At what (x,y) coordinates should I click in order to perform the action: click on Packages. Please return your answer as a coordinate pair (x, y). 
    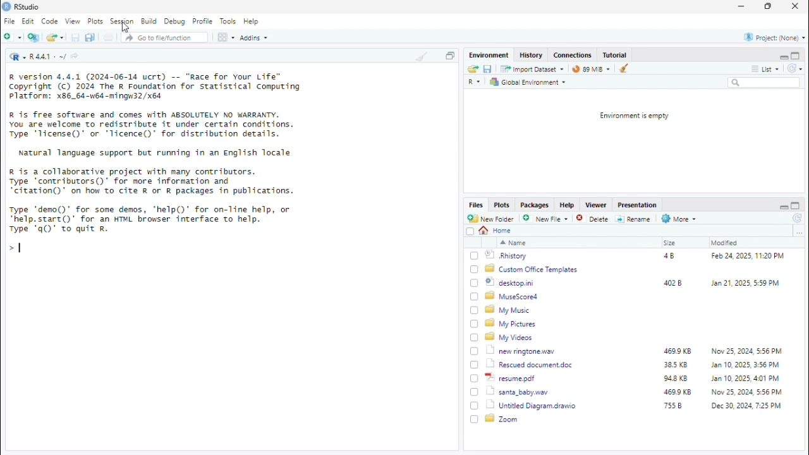
    Looking at the image, I should click on (535, 205).